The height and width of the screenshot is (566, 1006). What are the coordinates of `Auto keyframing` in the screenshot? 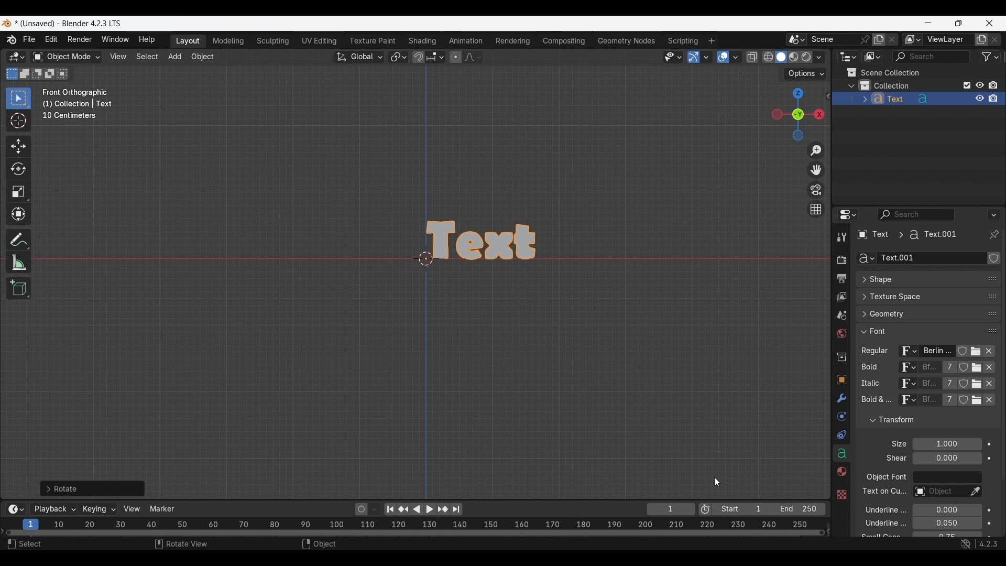 It's located at (374, 509).